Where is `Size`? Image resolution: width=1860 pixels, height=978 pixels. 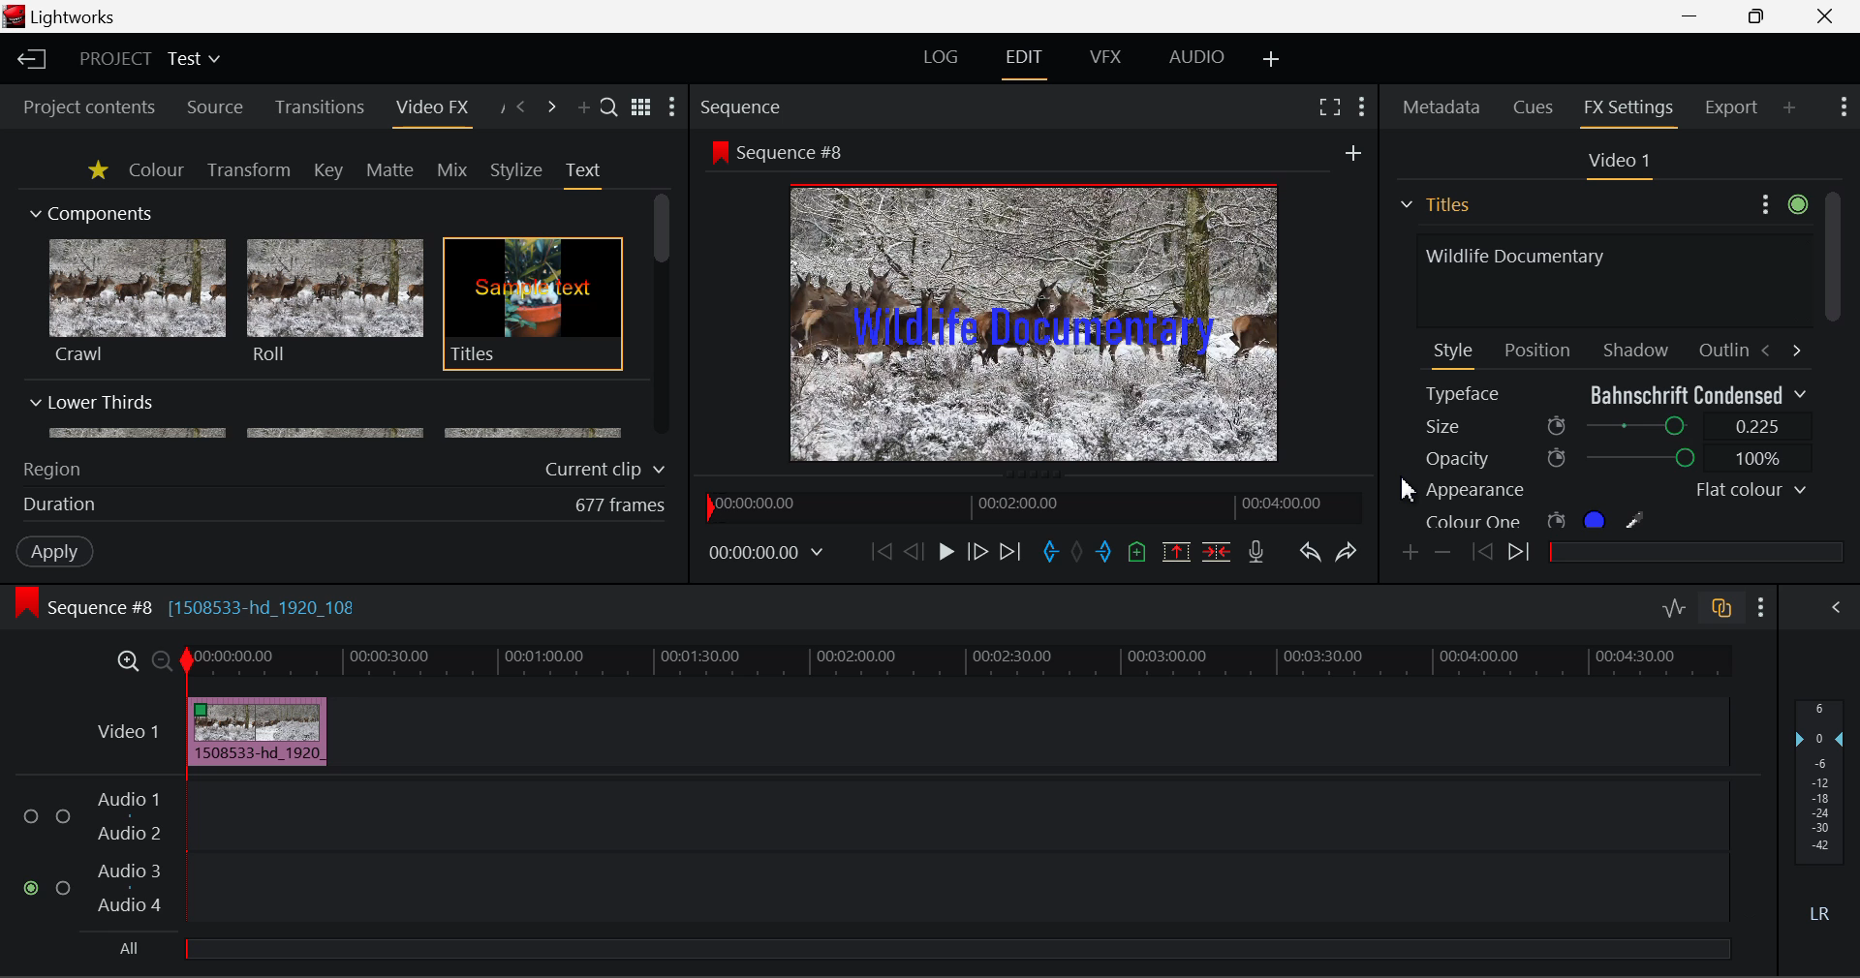
Size is located at coordinates (1618, 424).